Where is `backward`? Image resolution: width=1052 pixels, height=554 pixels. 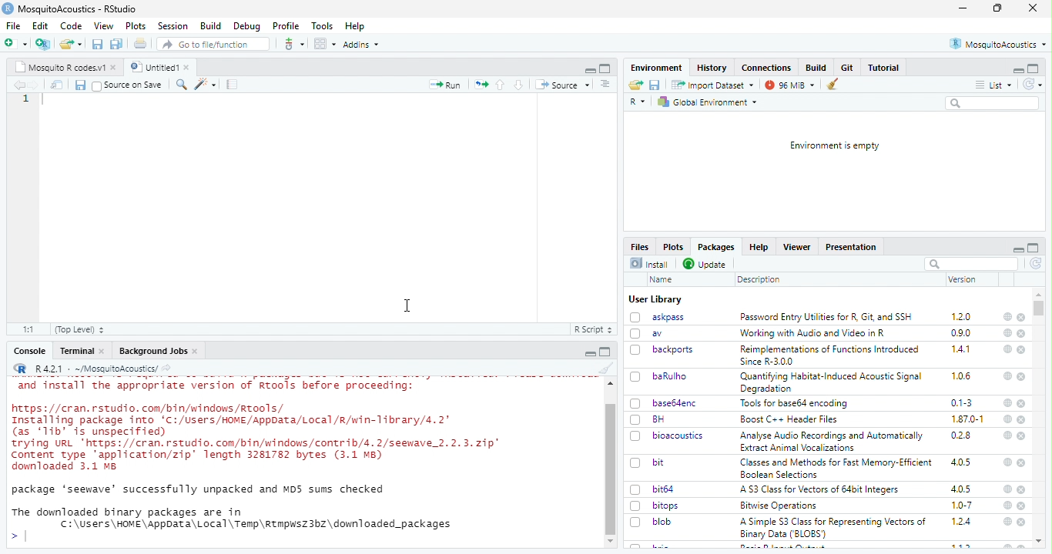
backward is located at coordinates (18, 85).